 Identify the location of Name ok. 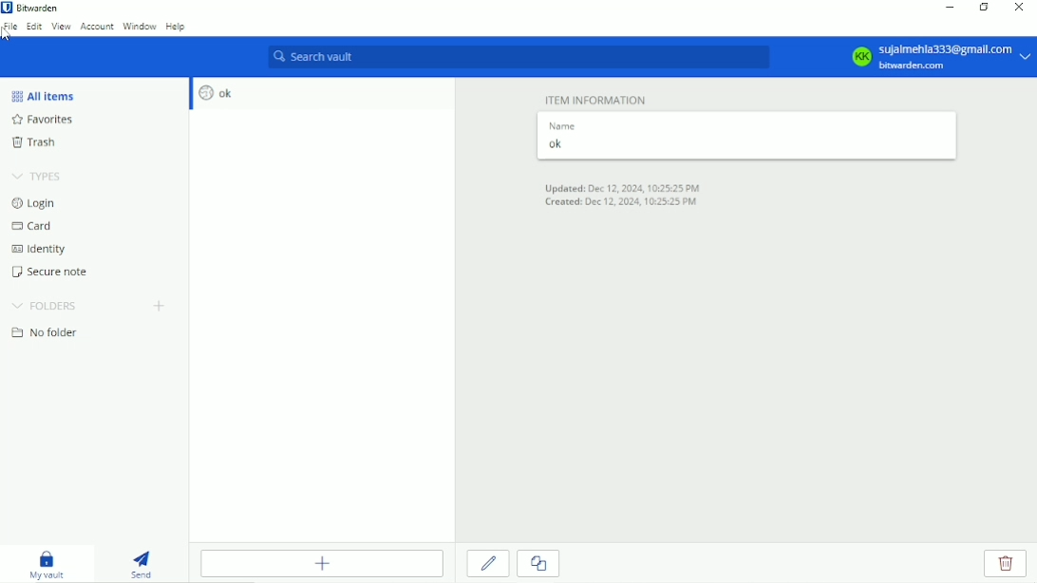
(563, 138).